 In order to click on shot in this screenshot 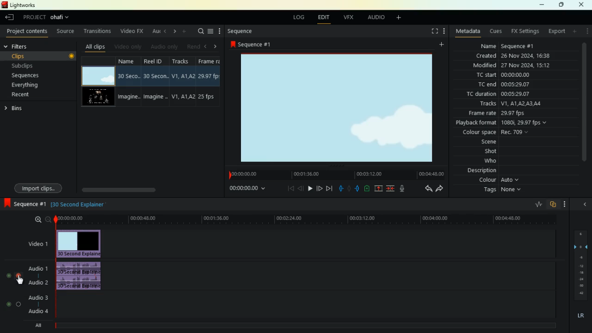, I will do `click(493, 152)`.